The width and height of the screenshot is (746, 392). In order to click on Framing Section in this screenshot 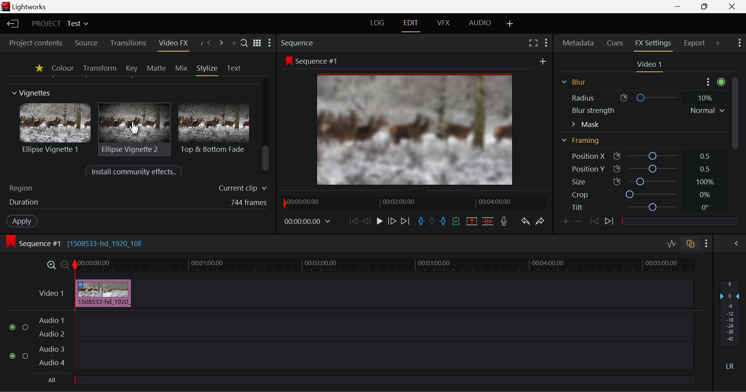, I will do `click(583, 143)`.